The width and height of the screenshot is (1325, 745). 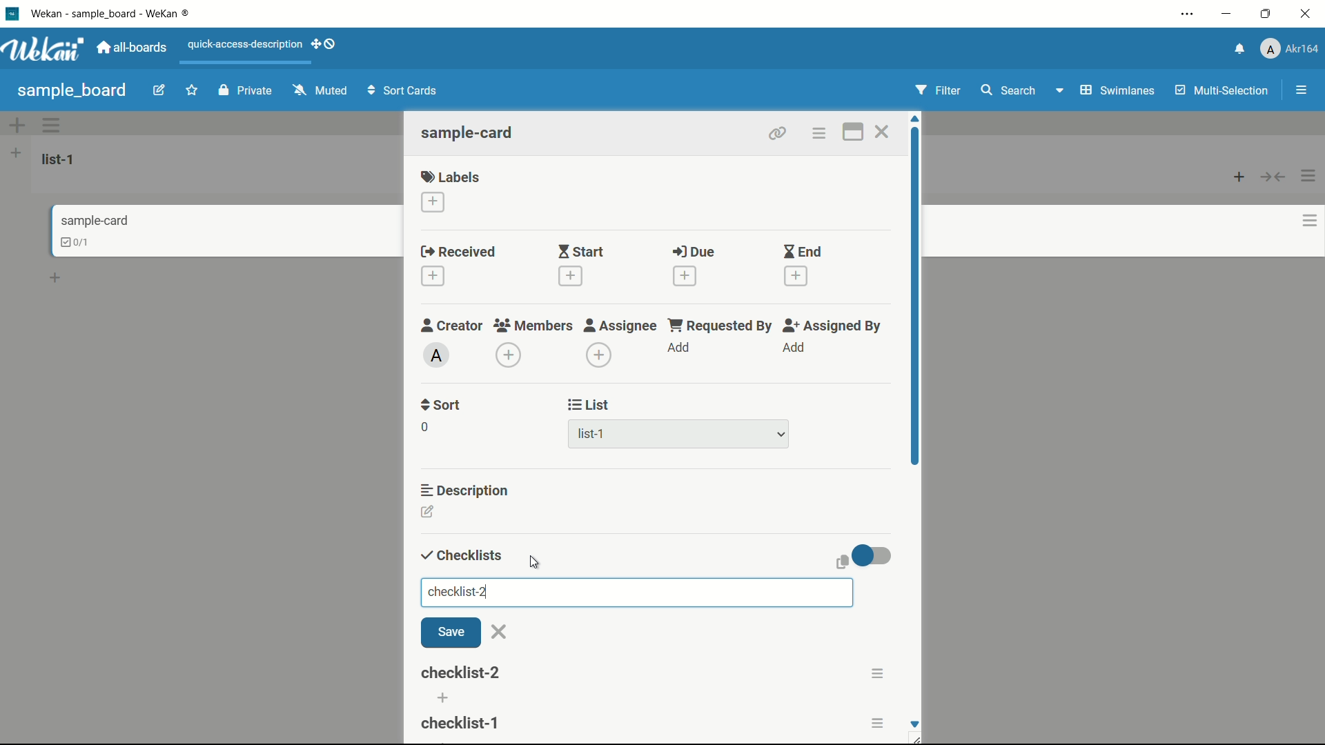 What do you see at coordinates (569, 276) in the screenshot?
I see `add date` at bounding box center [569, 276].